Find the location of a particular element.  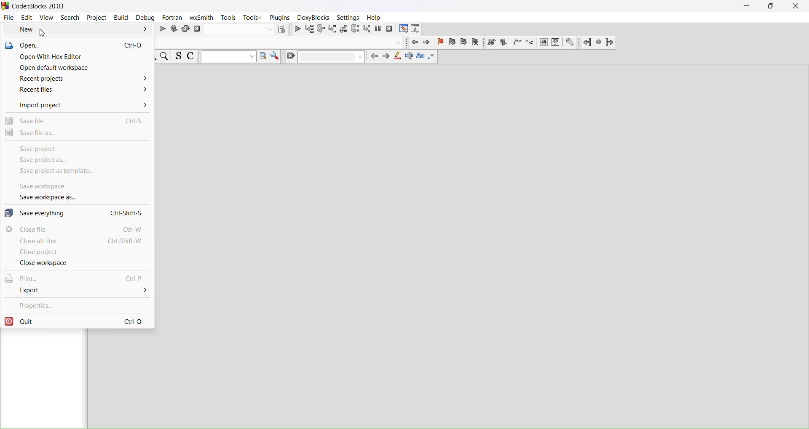

clear is located at coordinates (326, 57).